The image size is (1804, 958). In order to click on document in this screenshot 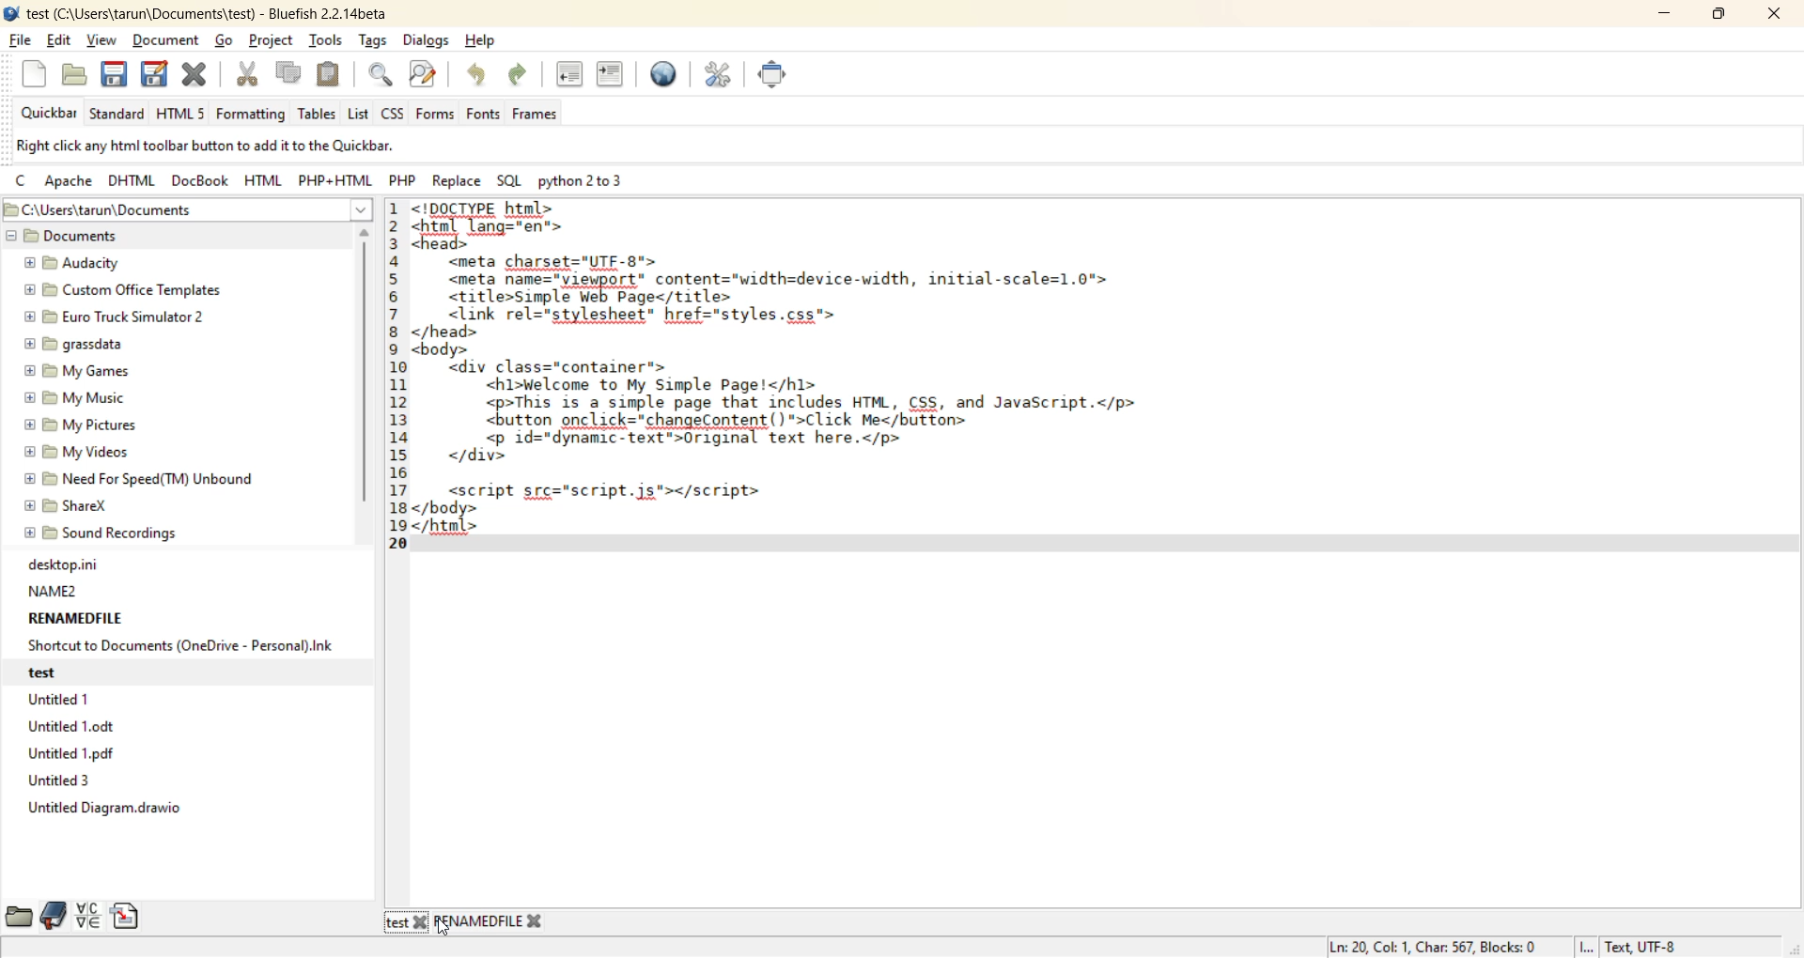, I will do `click(170, 39)`.